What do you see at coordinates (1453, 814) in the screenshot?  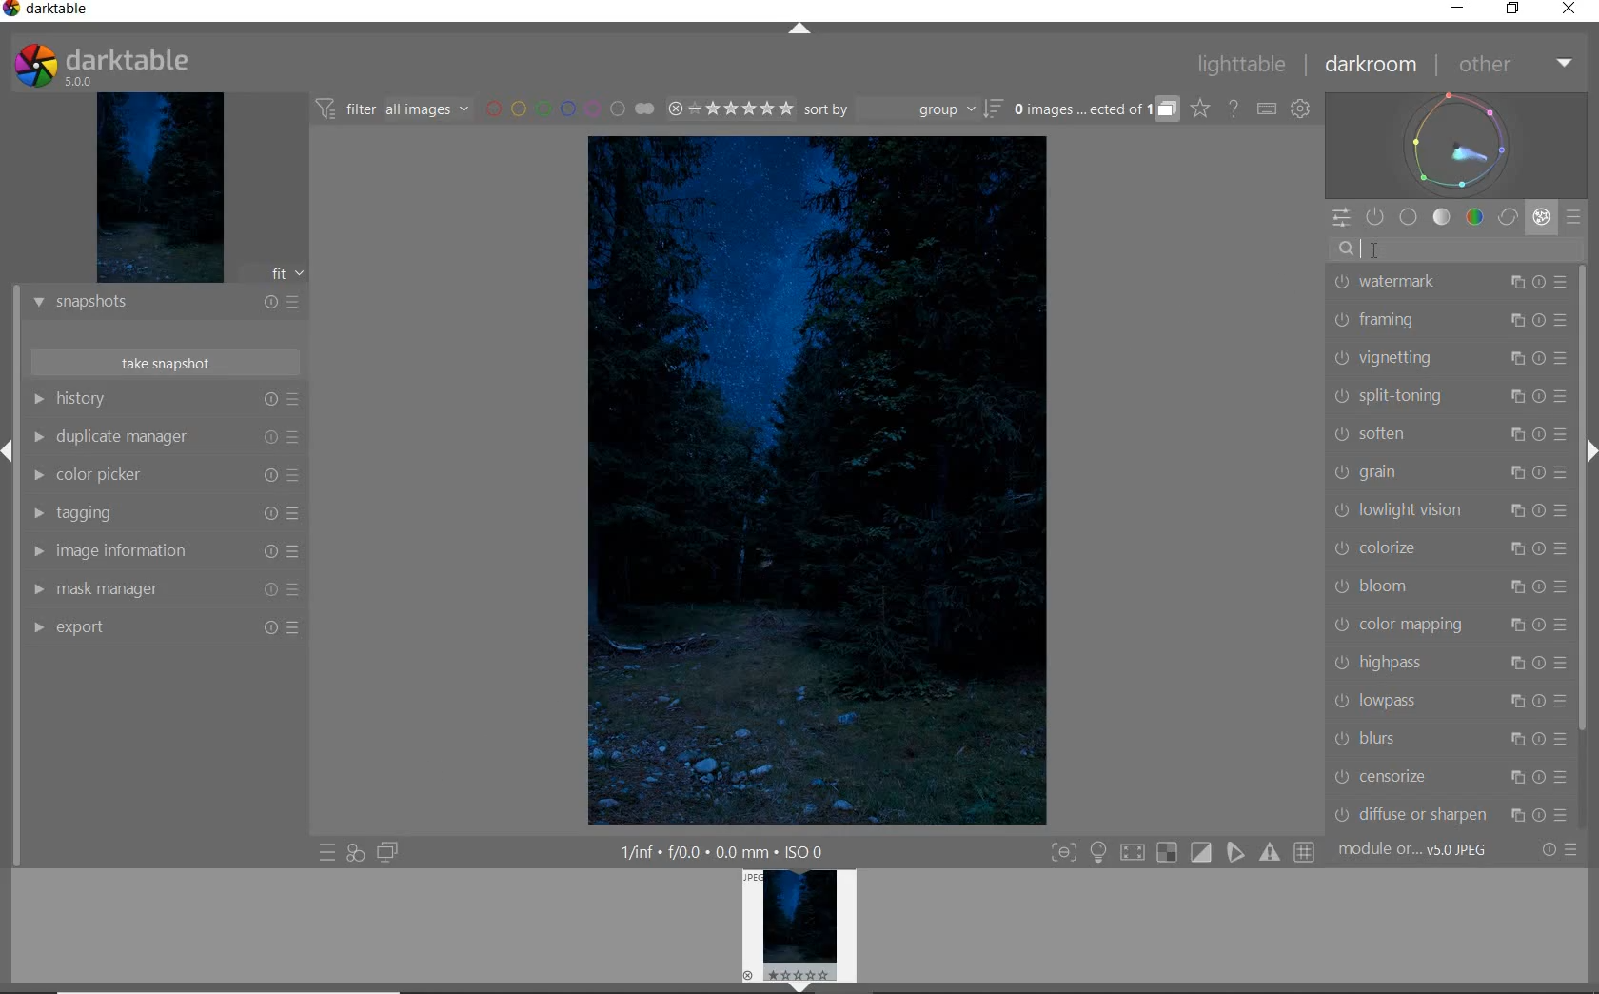 I see `DIFFUSE SHARPEN` at bounding box center [1453, 814].